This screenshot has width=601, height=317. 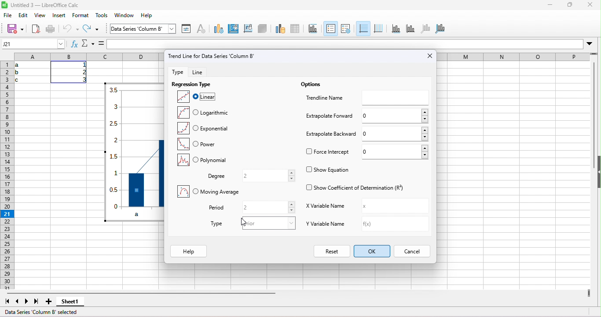 What do you see at coordinates (163, 174) in the screenshot?
I see `data point 2` at bounding box center [163, 174].